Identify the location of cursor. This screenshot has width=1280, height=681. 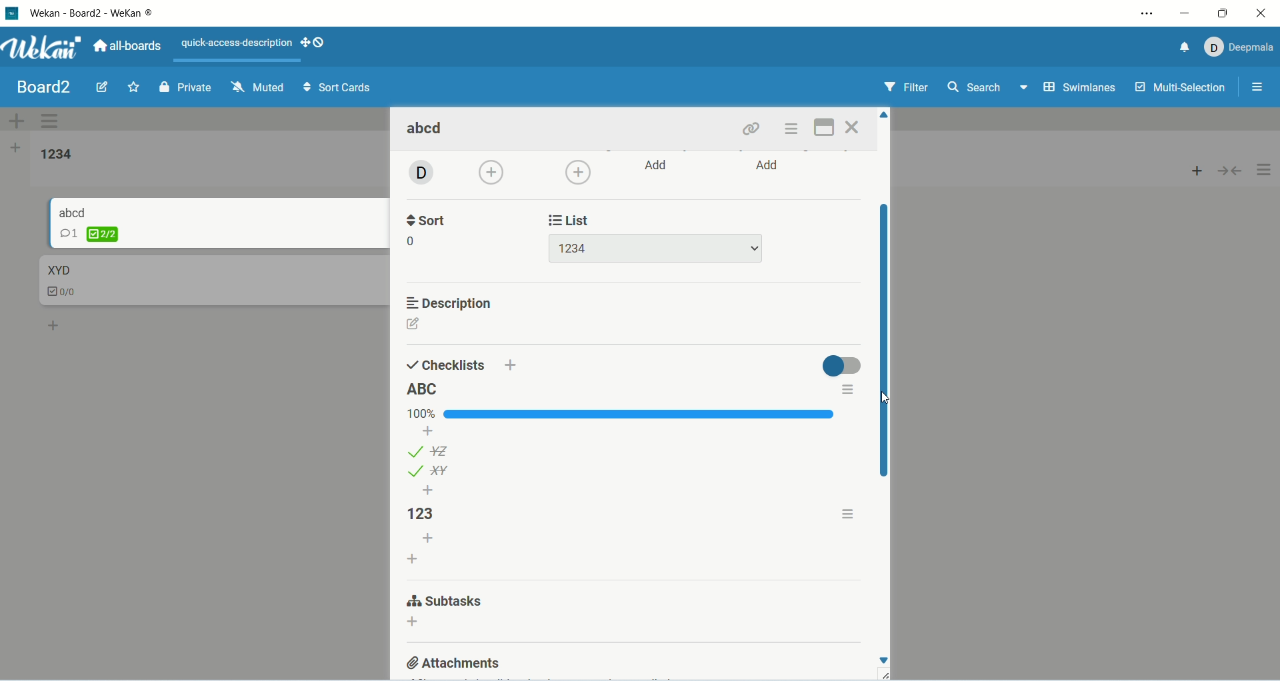
(881, 396).